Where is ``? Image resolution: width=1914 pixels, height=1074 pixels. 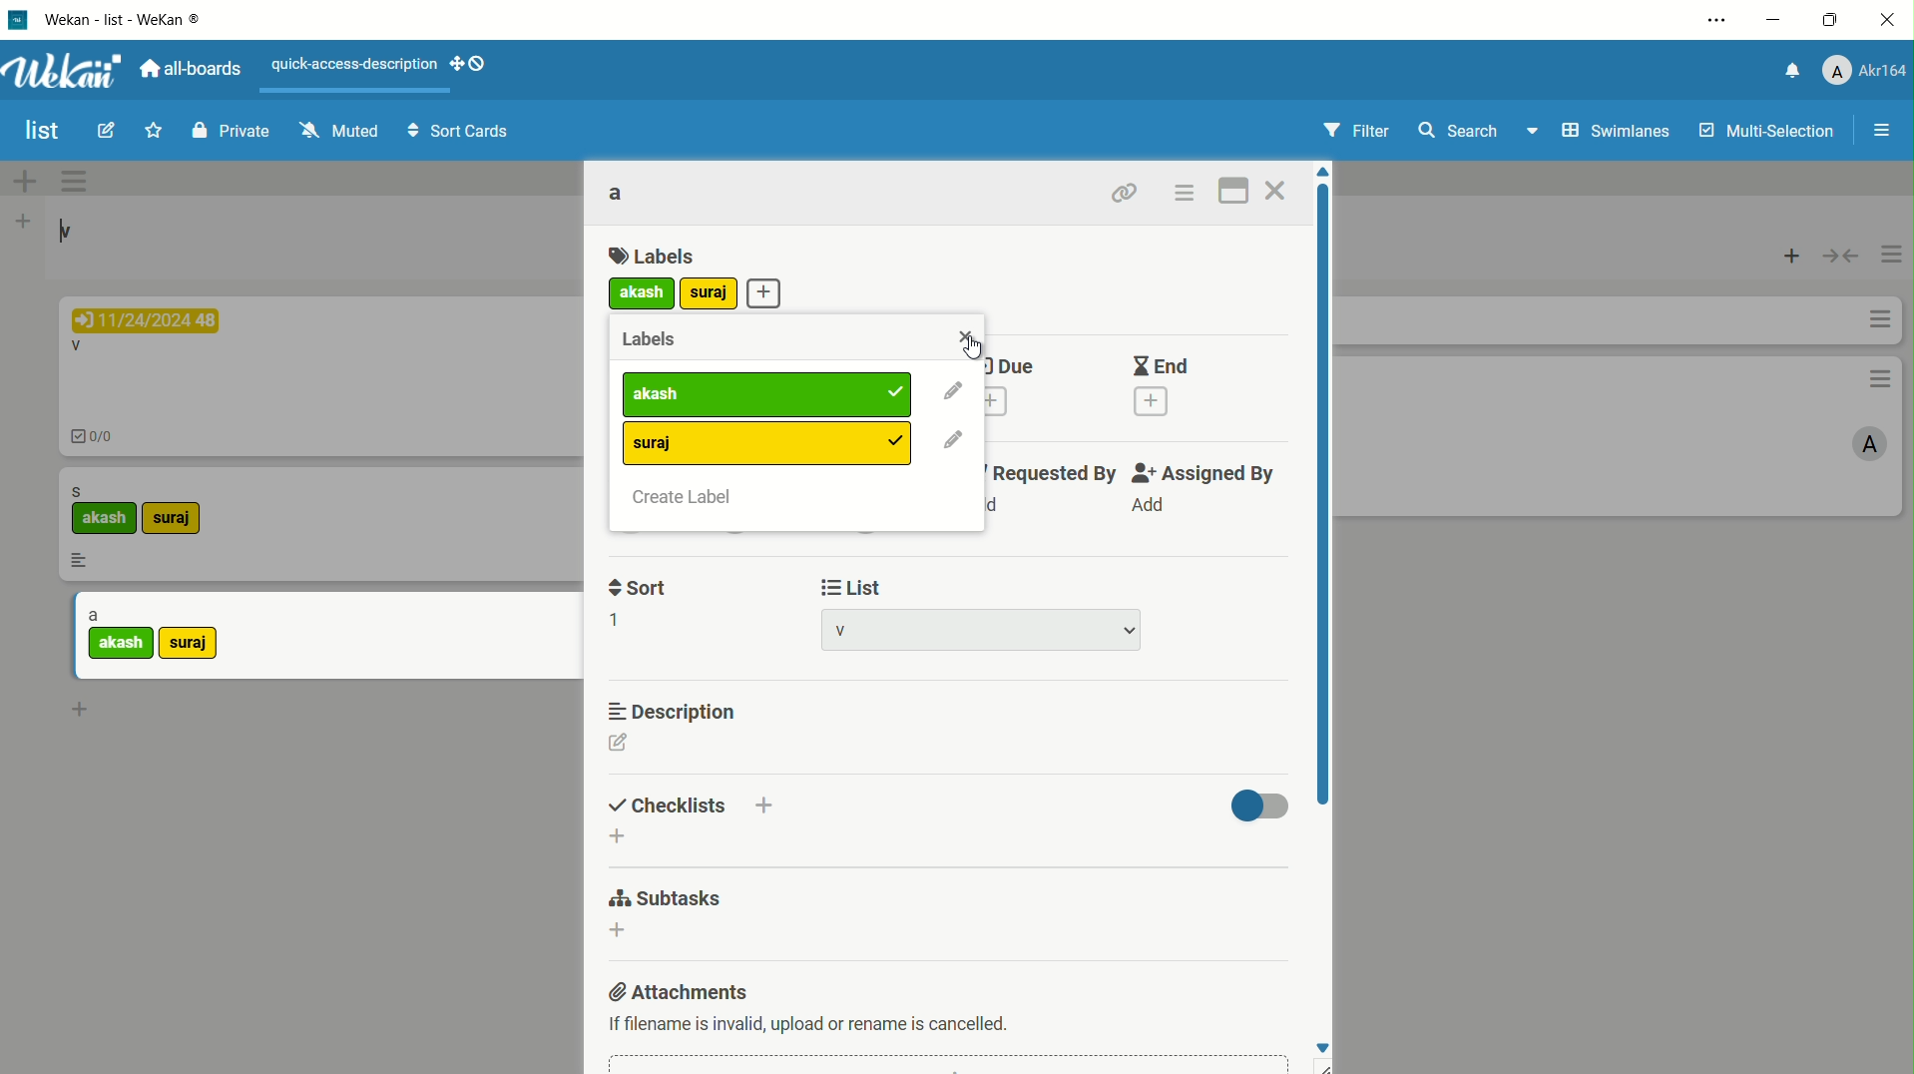  is located at coordinates (615, 618).